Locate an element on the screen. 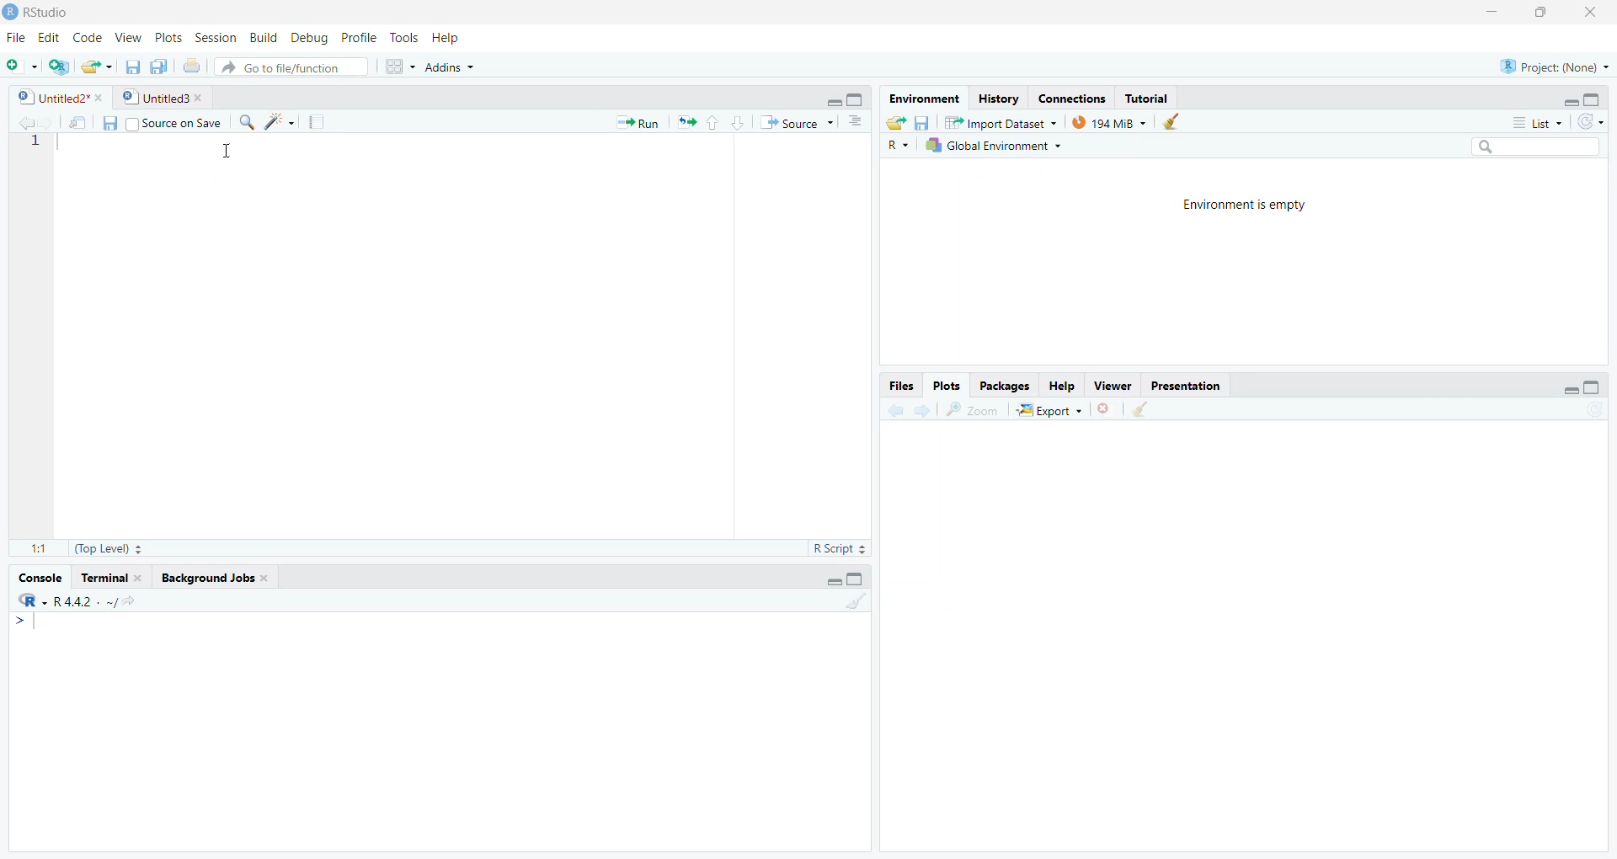 This screenshot has height=859, width=1617. R is located at coordinates (28, 602).